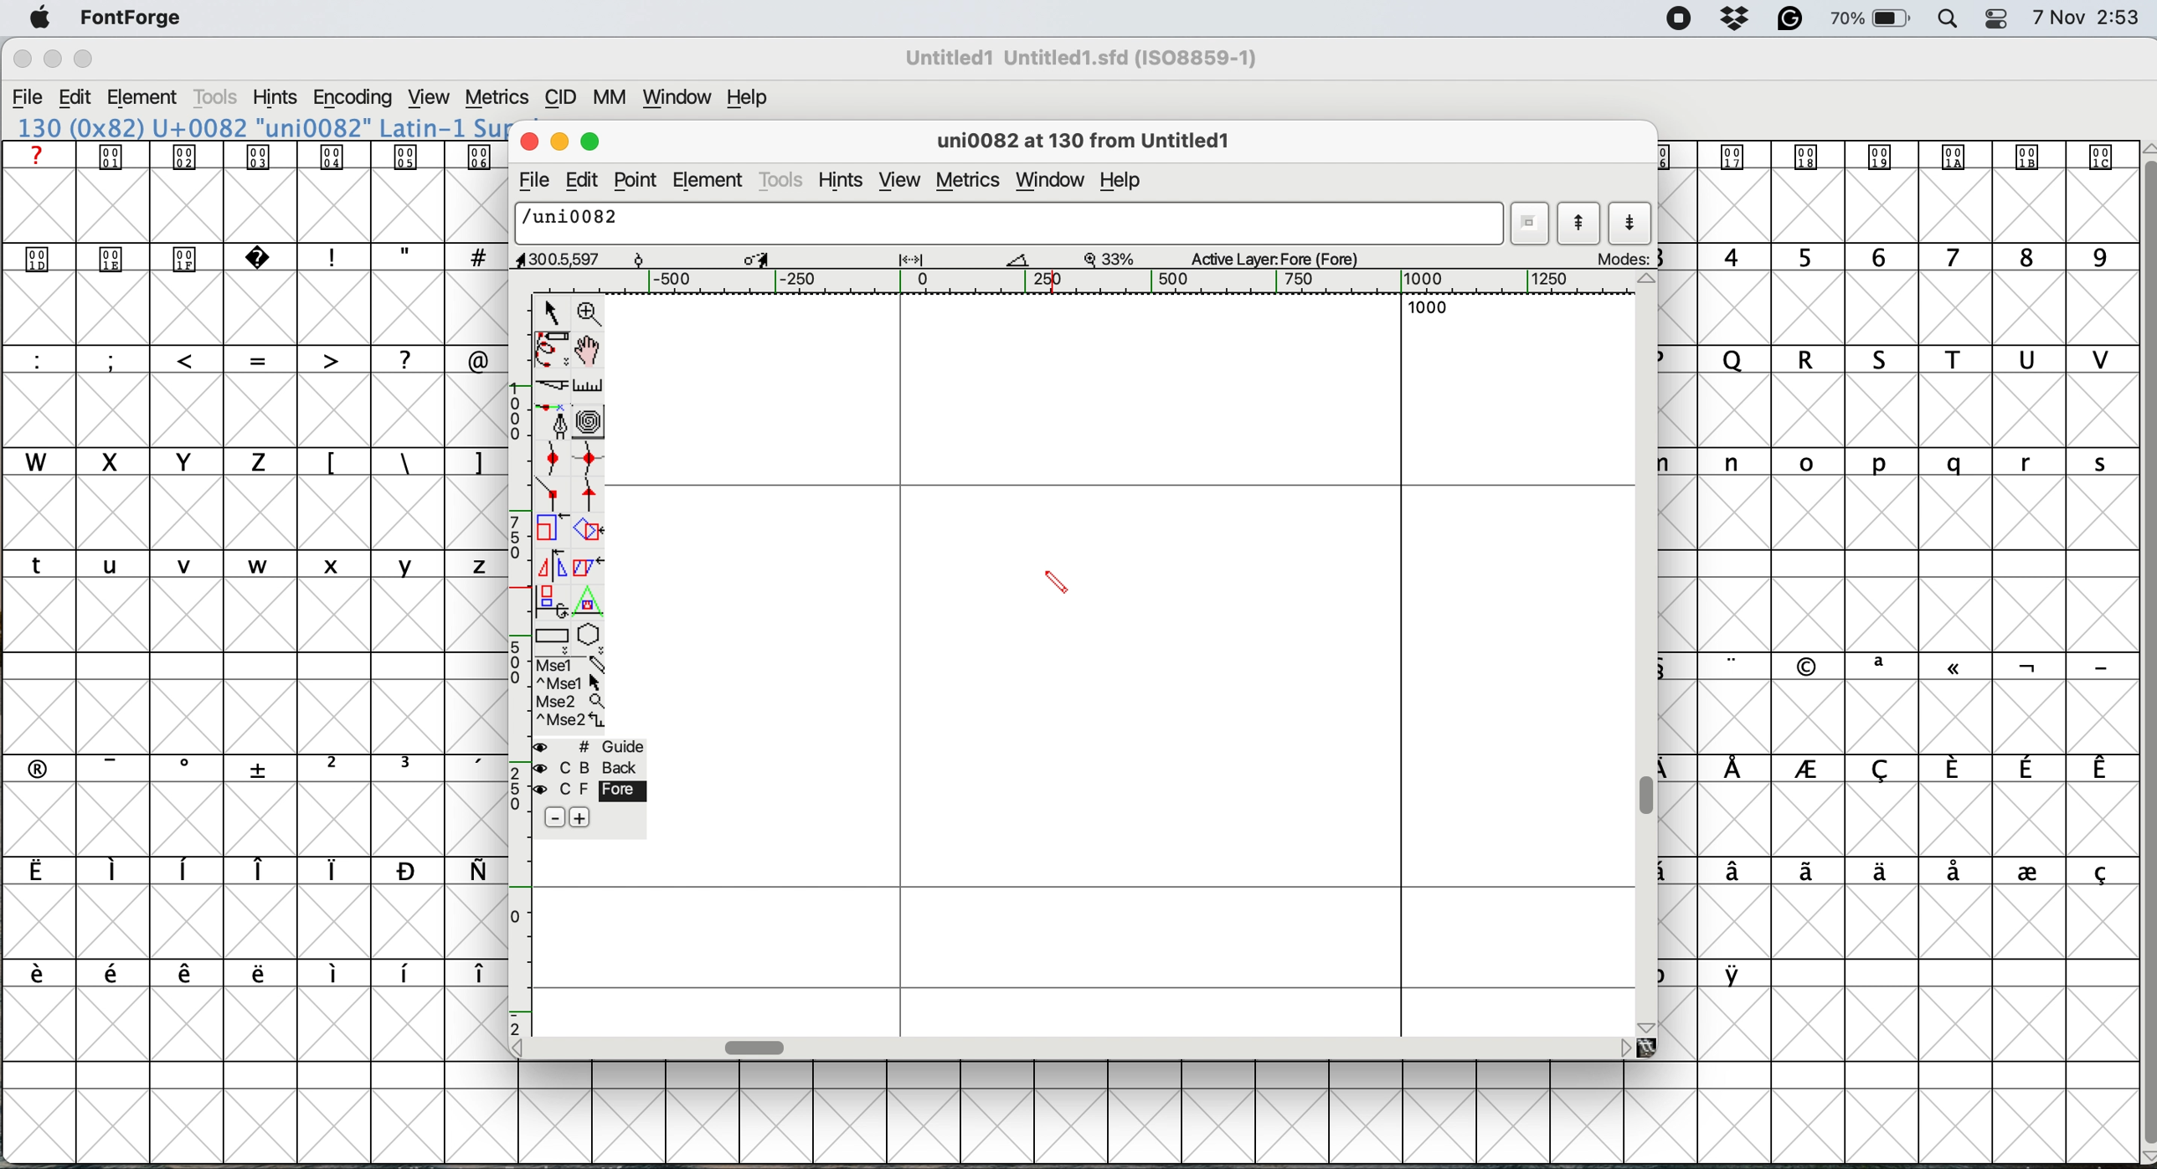  I want to click on maximise, so click(82, 58).